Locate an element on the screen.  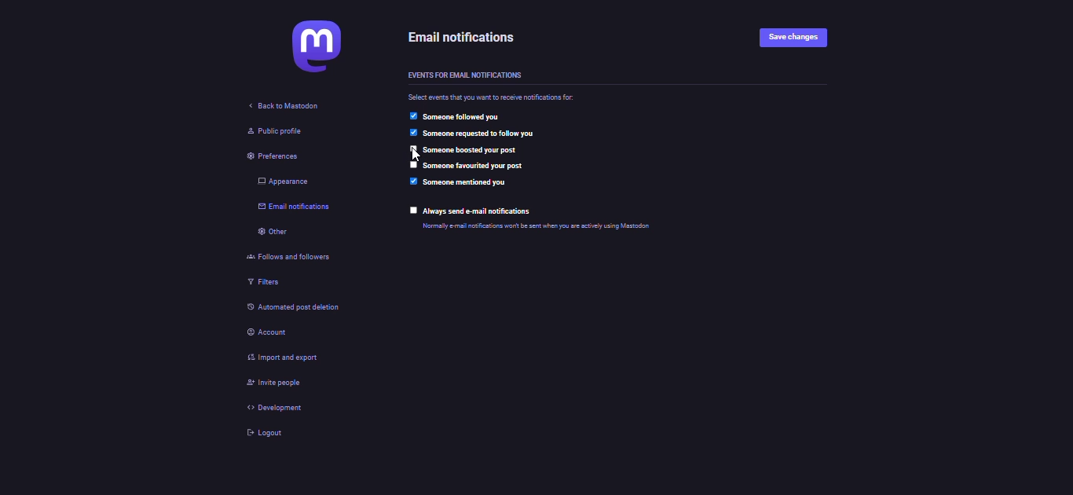
public profile is located at coordinates (269, 131).